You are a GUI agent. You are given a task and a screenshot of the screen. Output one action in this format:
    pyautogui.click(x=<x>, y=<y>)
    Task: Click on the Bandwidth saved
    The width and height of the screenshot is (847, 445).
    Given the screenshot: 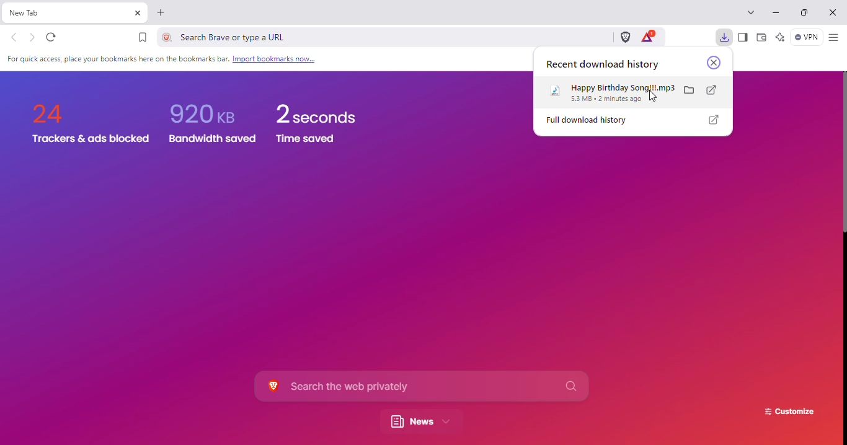 What is the action you would take?
    pyautogui.click(x=210, y=139)
    